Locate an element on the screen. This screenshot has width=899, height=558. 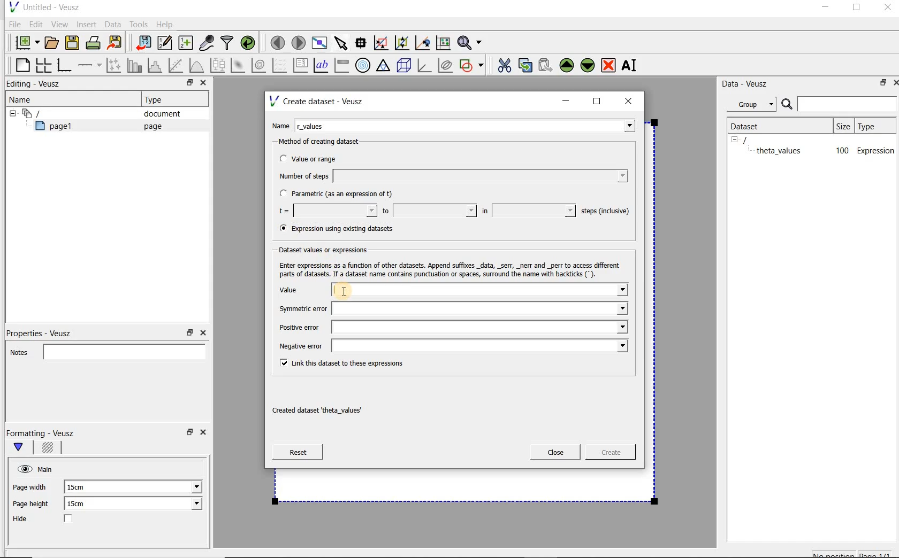
add a shape to the plot is located at coordinates (473, 64).